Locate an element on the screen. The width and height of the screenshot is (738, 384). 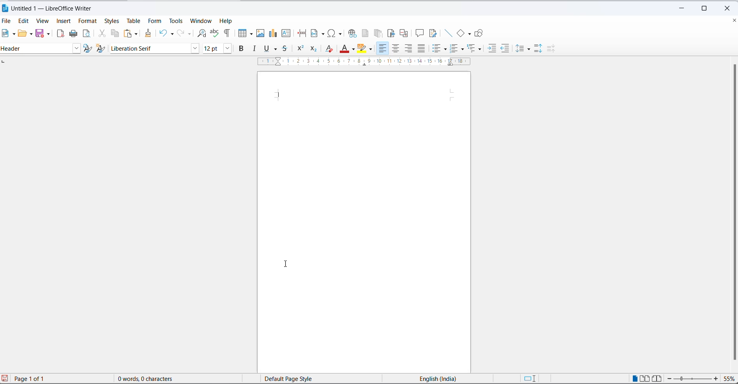
insert footnote is located at coordinates (365, 33).